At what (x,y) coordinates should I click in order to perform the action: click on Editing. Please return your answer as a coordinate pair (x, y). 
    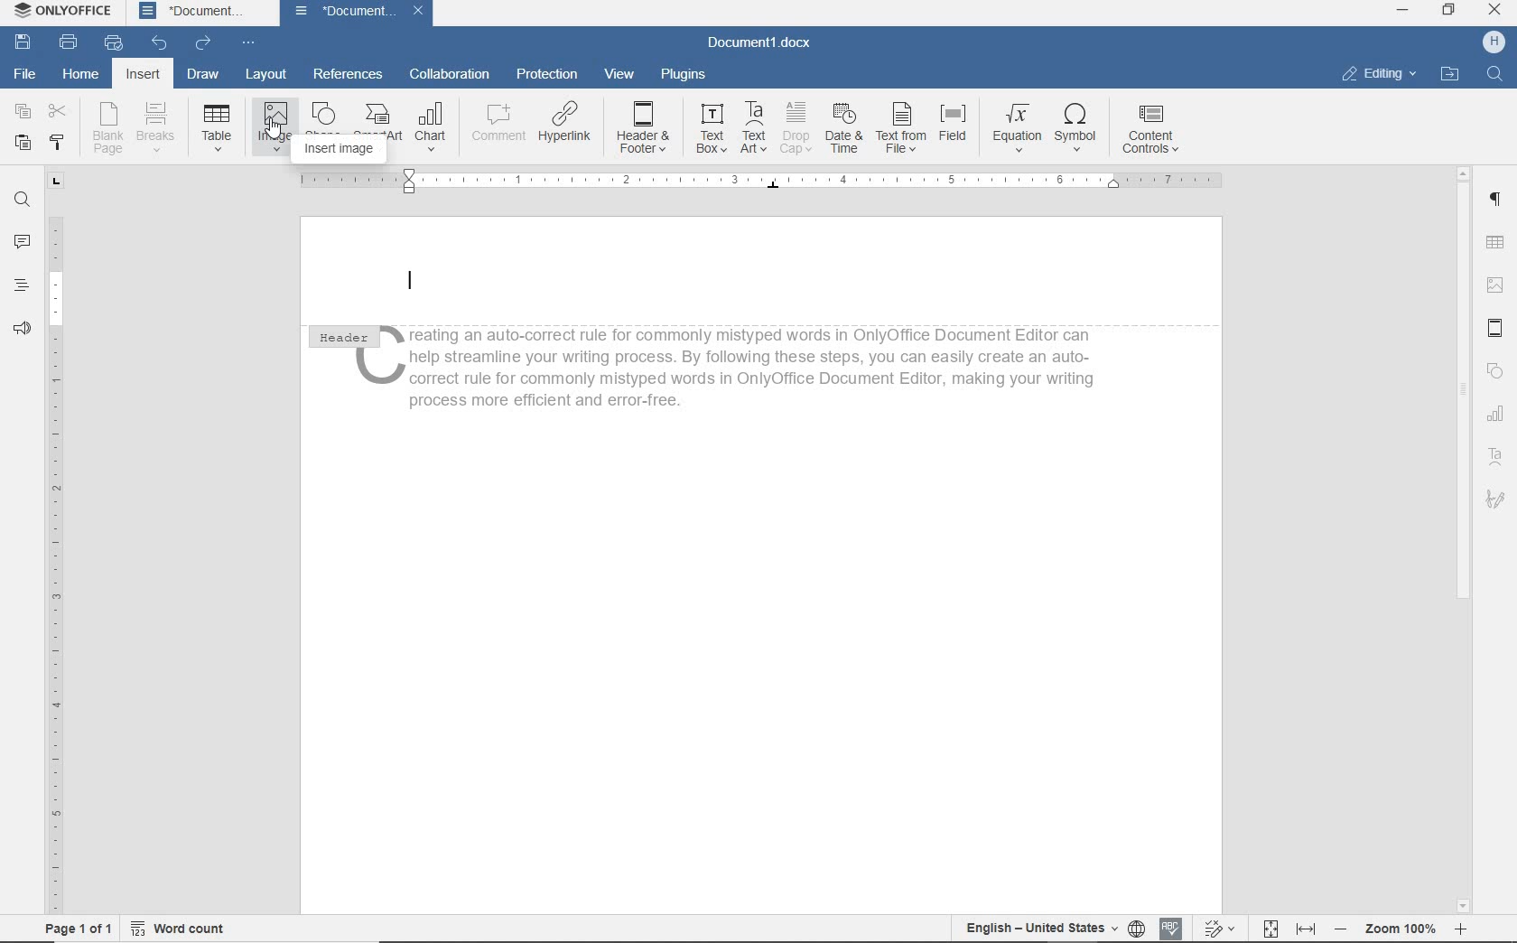
    Looking at the image, I should click on (1375, 74).